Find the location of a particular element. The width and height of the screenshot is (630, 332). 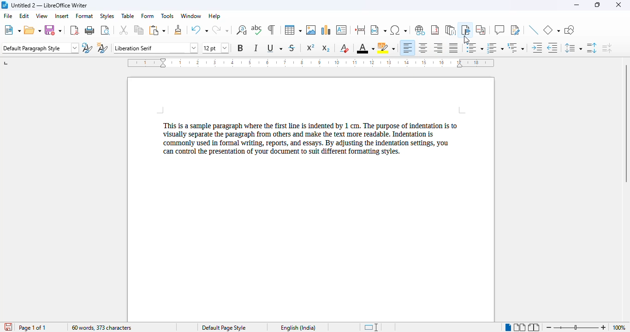

update selected style is located at coordinates (87, 47).